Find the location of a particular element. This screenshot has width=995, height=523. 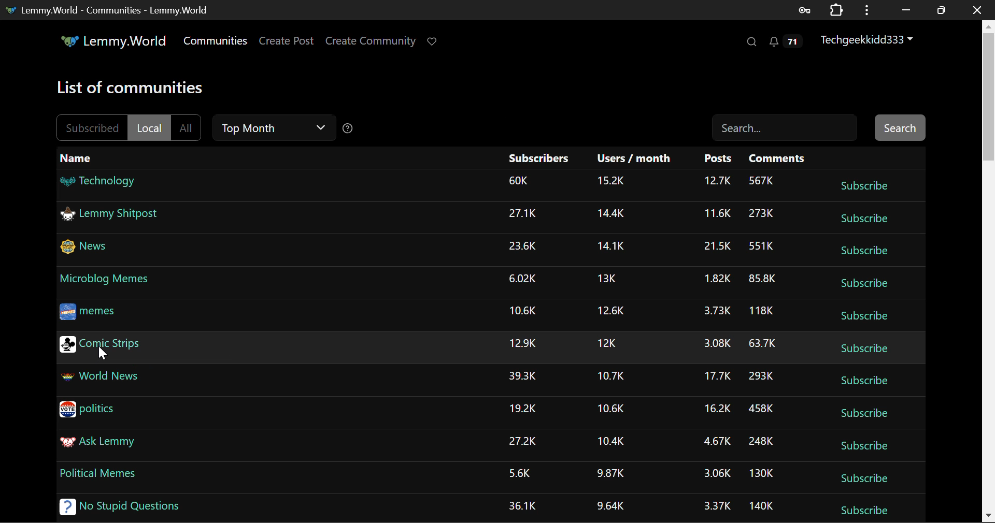

Search is located at coordinates (786, 128).